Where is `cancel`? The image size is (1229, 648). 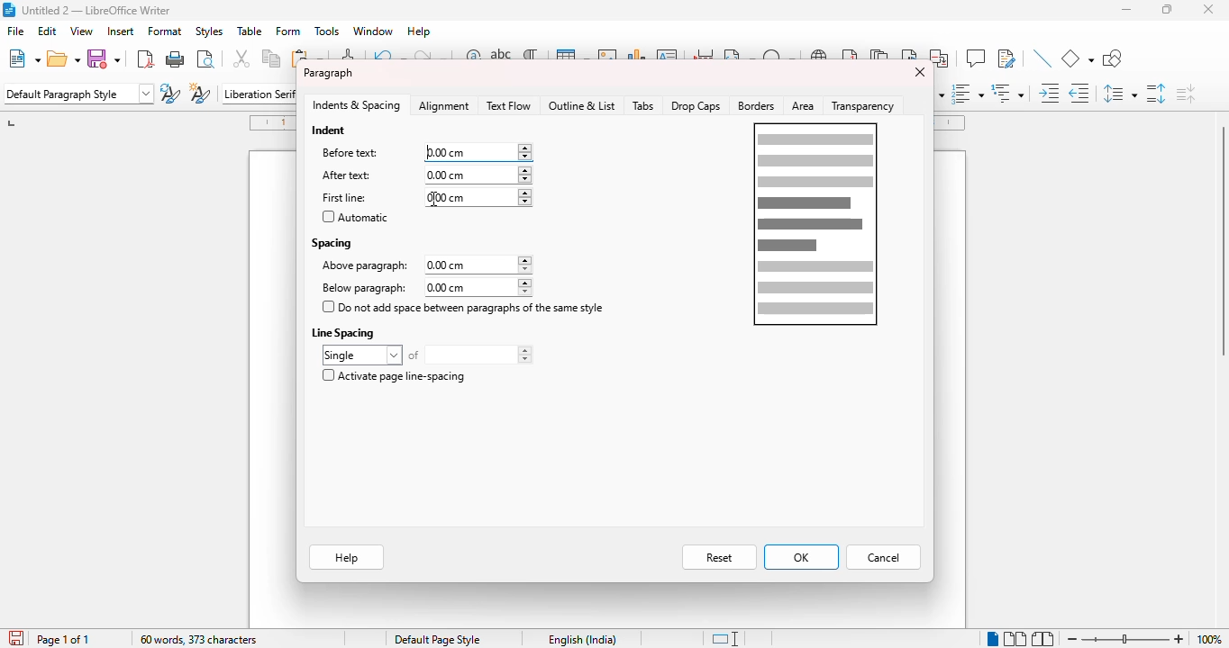
cancel is located at coordinates (884, 558).